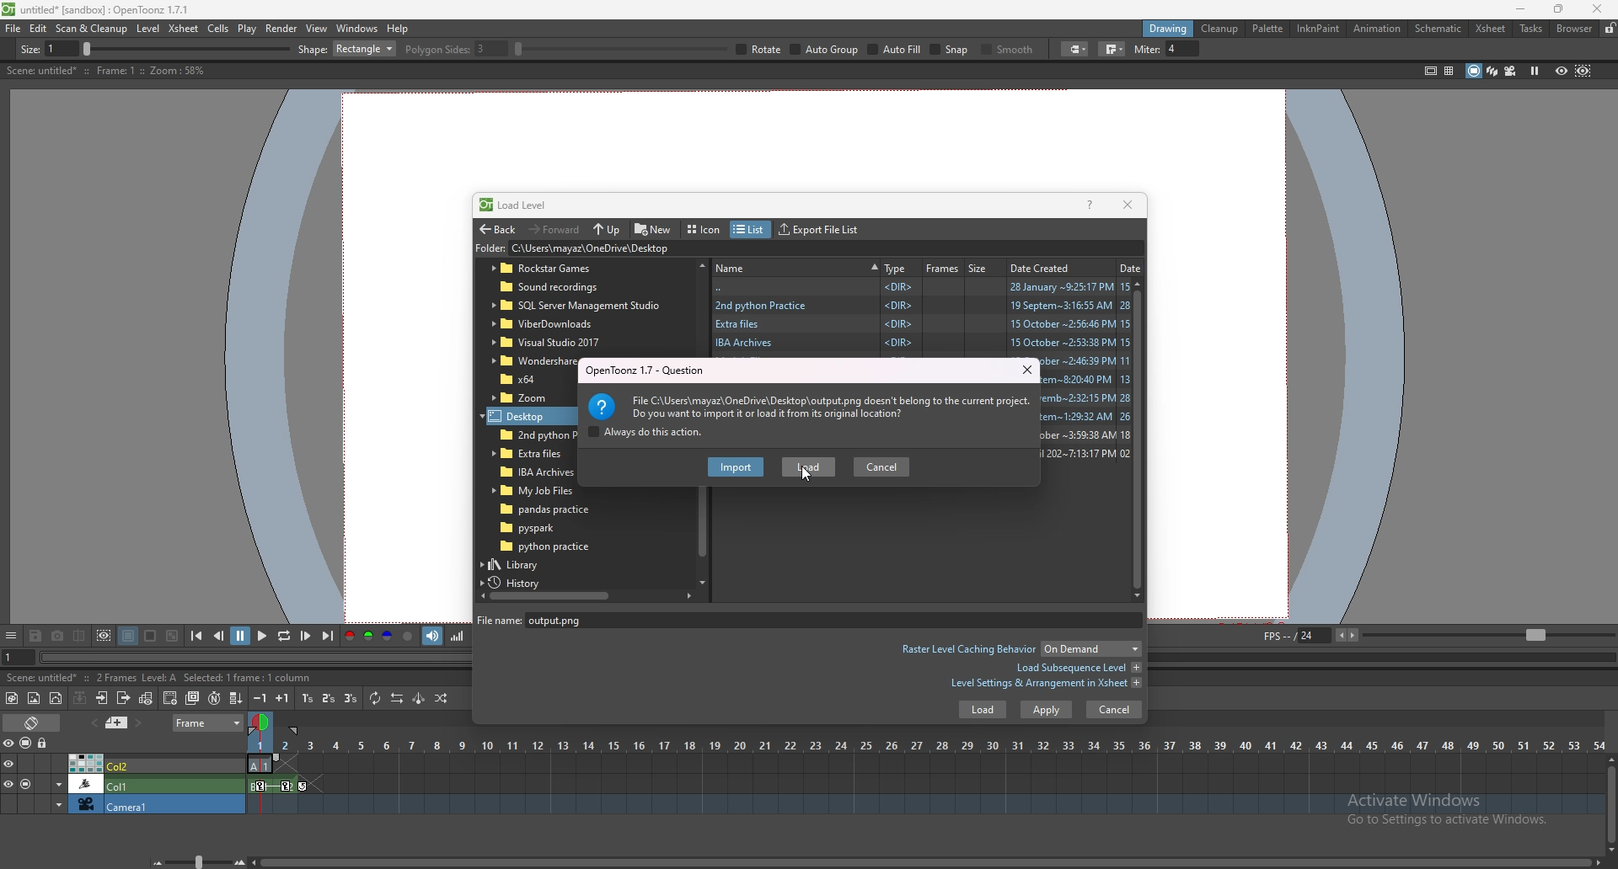 This screenshot has height=869, width=1618. I want to click on scroll bar, so click(926, 863).